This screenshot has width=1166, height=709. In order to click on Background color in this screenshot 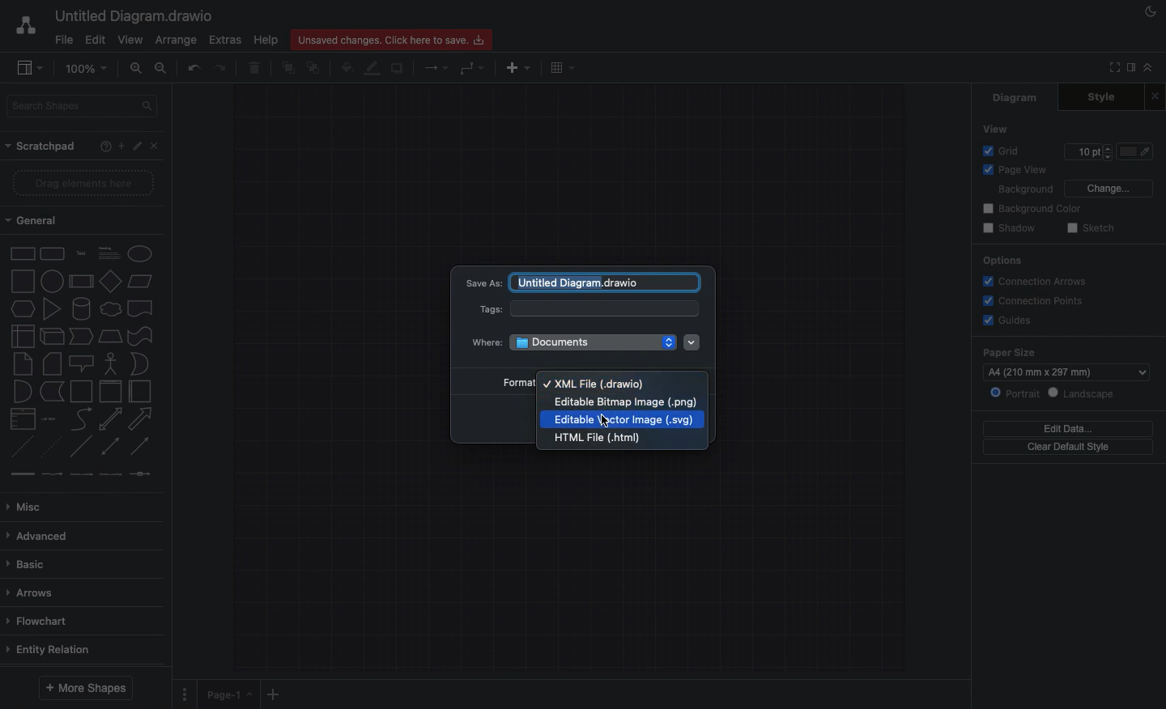, I will do `click(1031, 209)`.